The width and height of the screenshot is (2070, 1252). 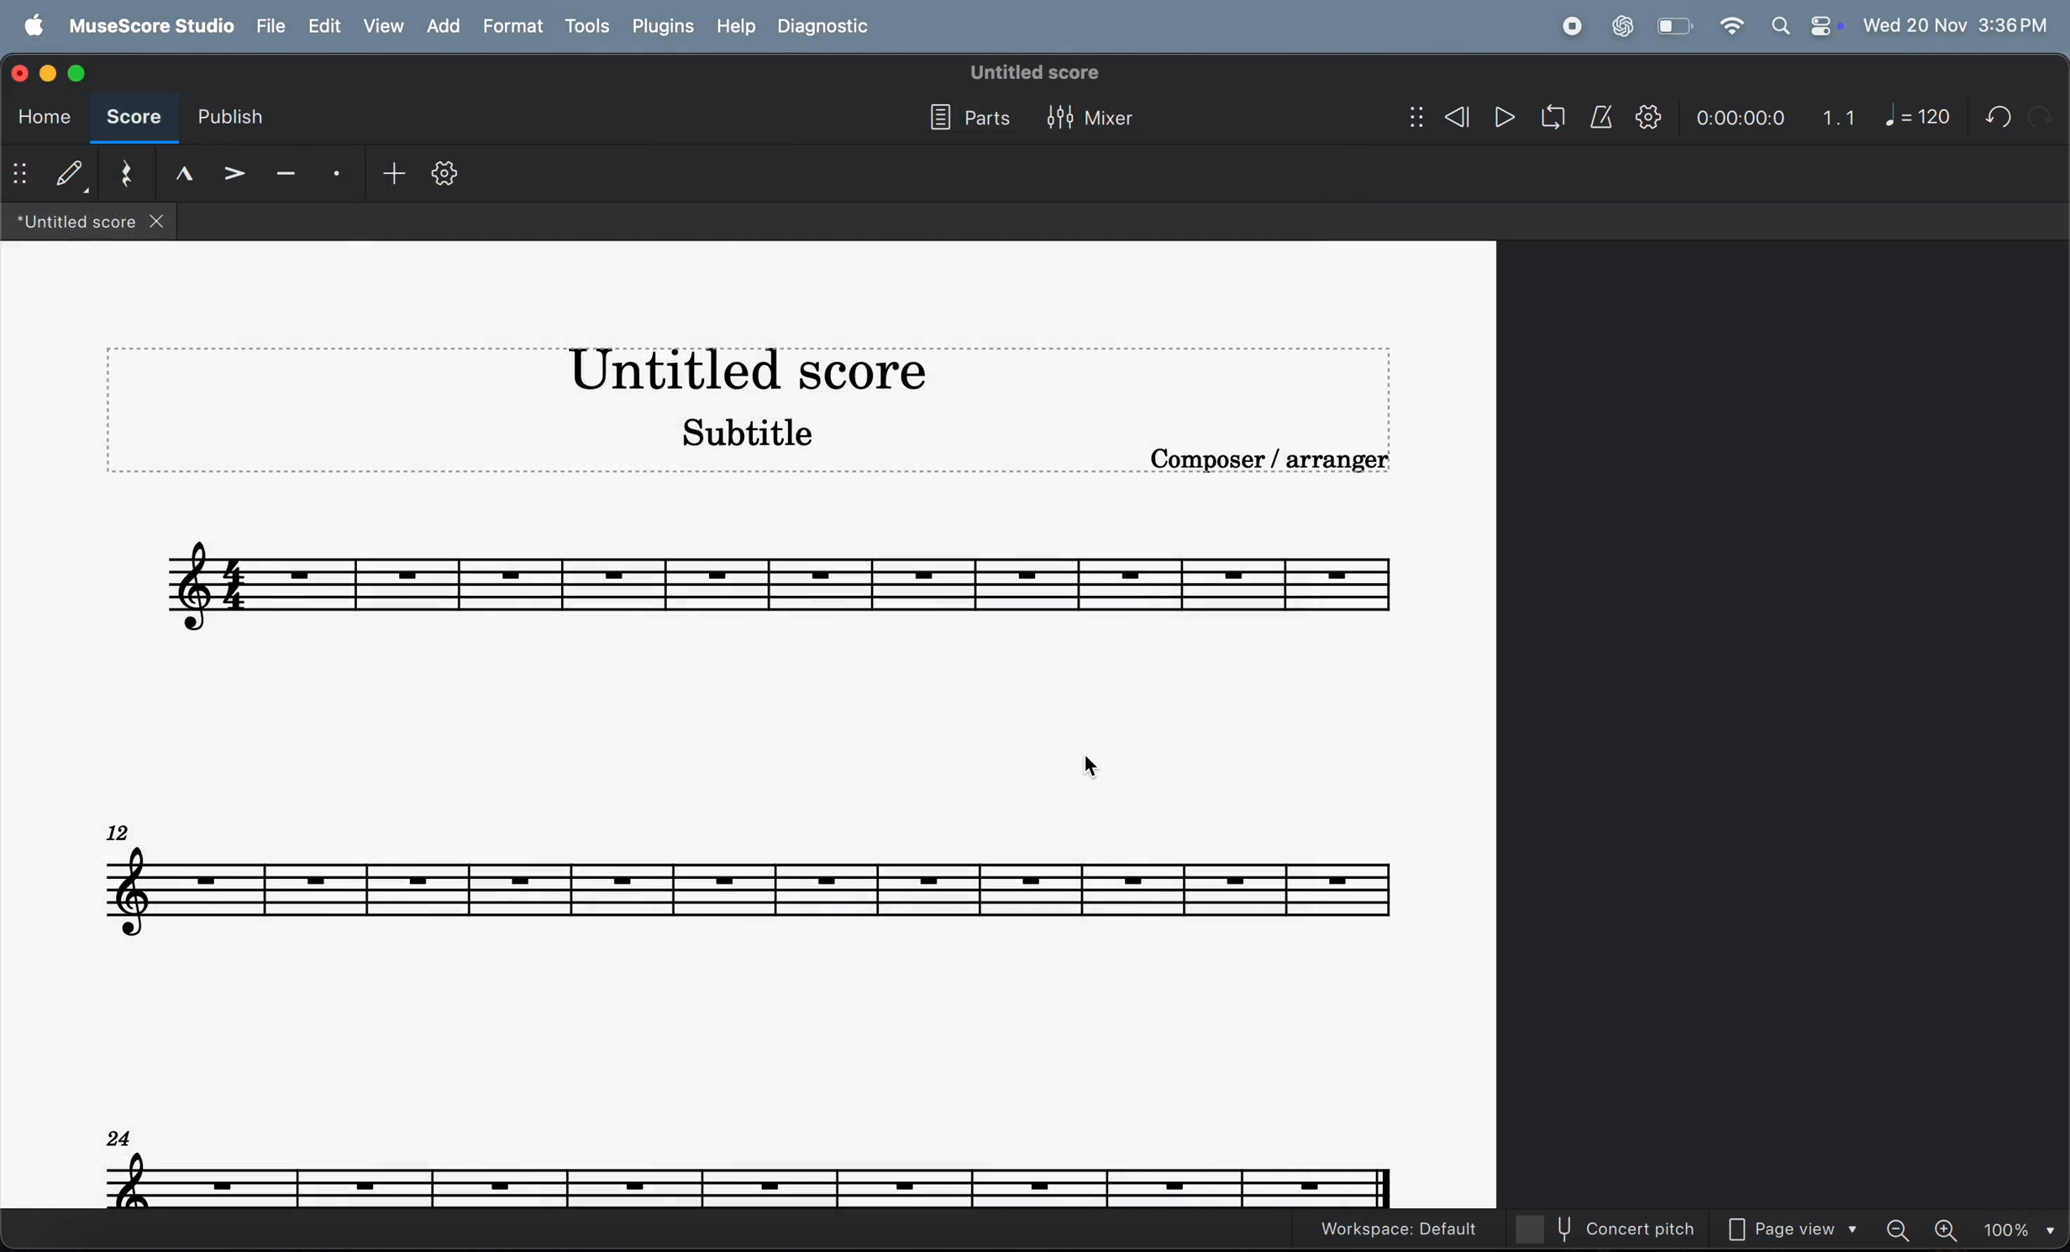 I want to click on accent, so click(x=237, y=175).